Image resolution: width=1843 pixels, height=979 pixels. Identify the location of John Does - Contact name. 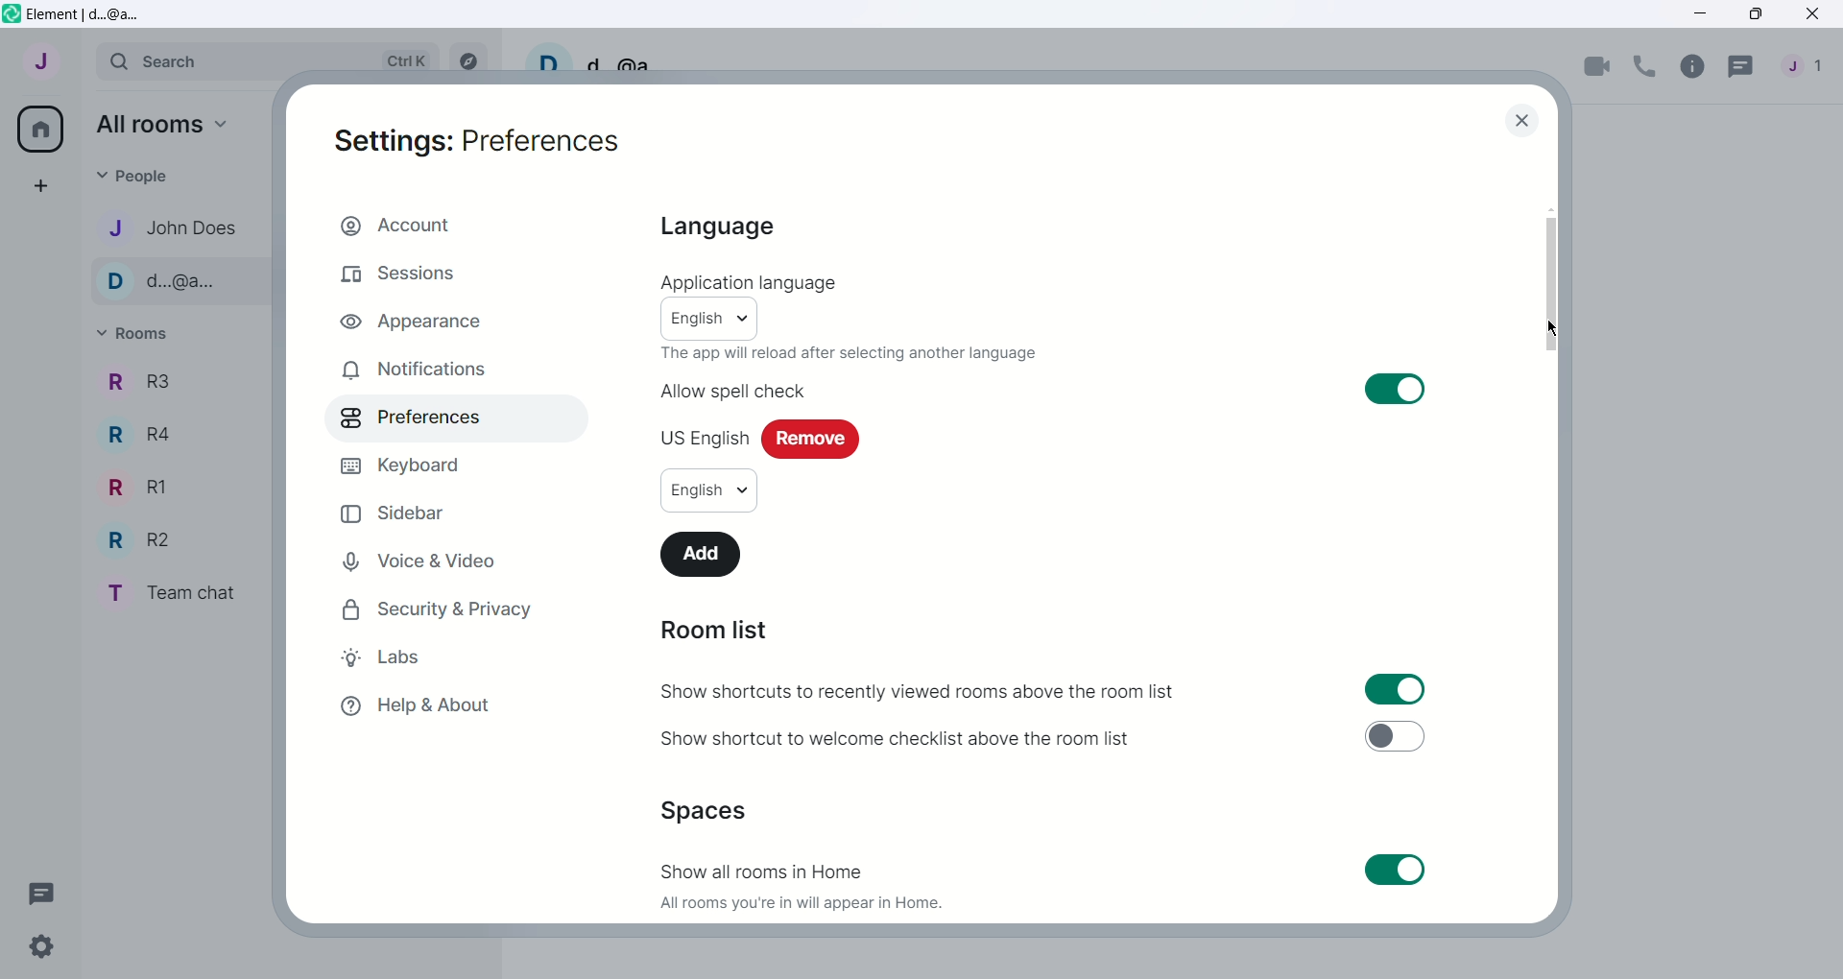
(182, 228).